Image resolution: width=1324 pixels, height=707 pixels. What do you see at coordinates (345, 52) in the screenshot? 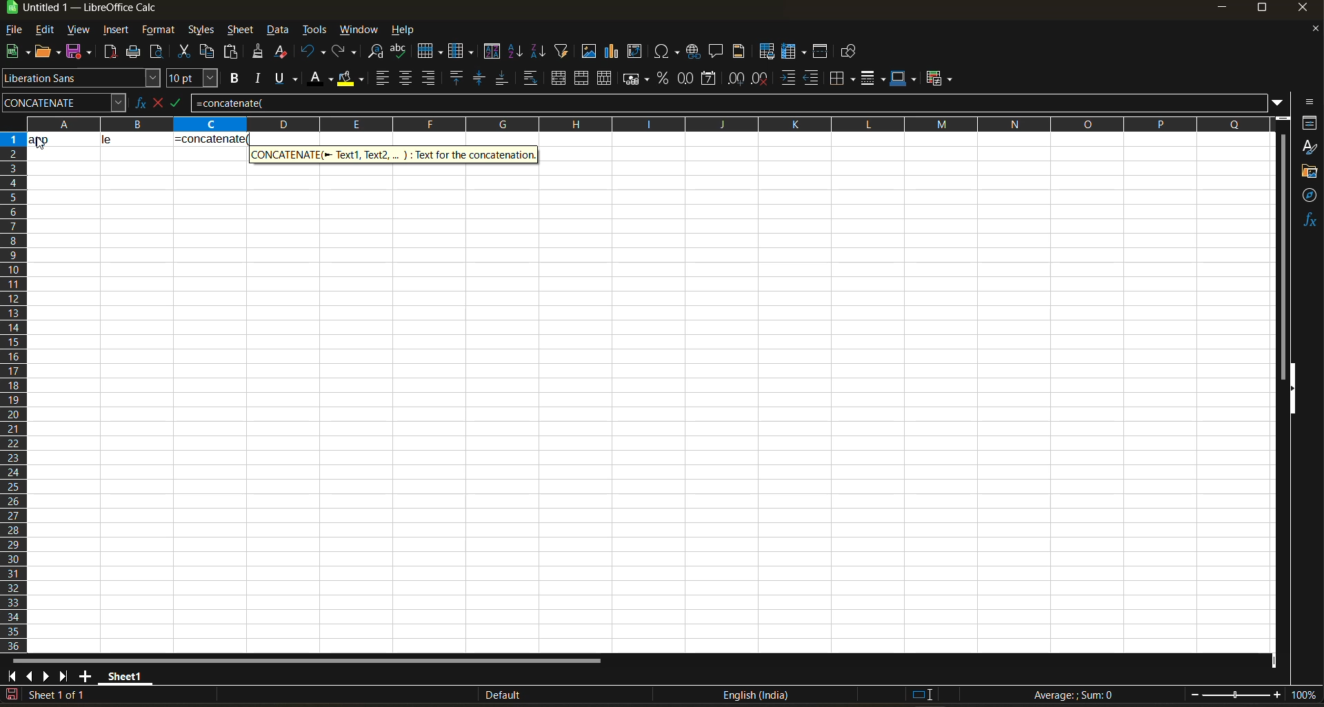
I see `redo ` at bounding box center [345, 52].